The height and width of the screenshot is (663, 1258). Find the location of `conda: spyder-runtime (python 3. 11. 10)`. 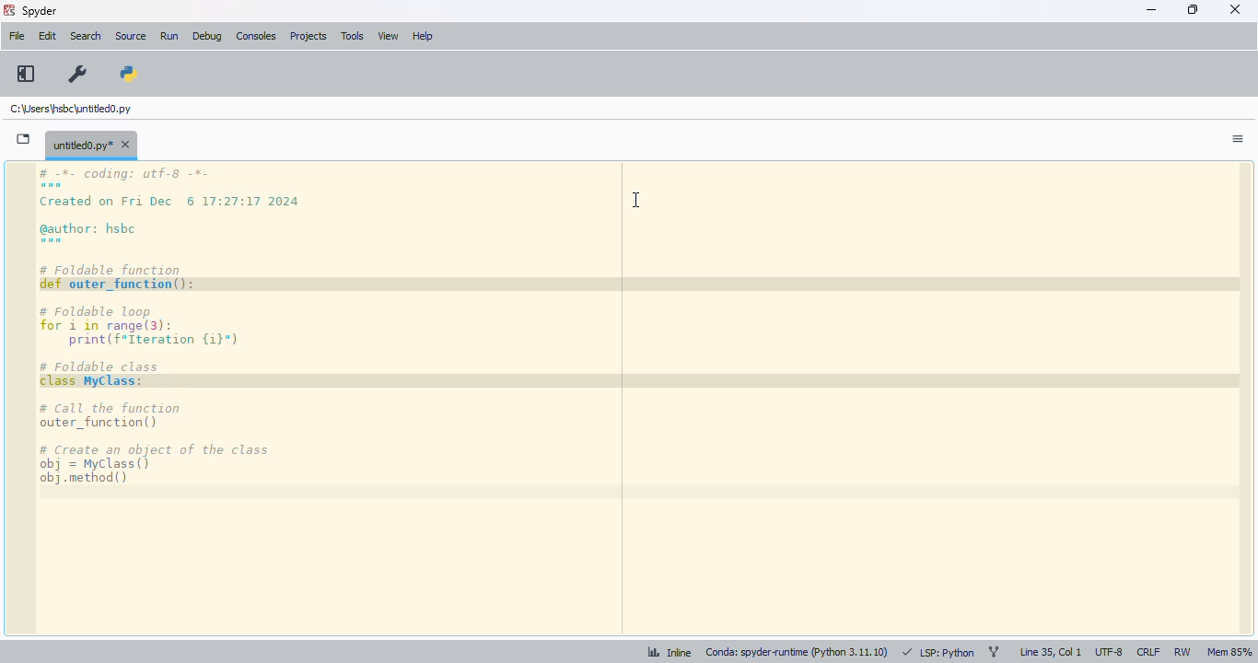

conda: spyder-runtime (python 3. 11. 10) is located at coordinates (800, 654).